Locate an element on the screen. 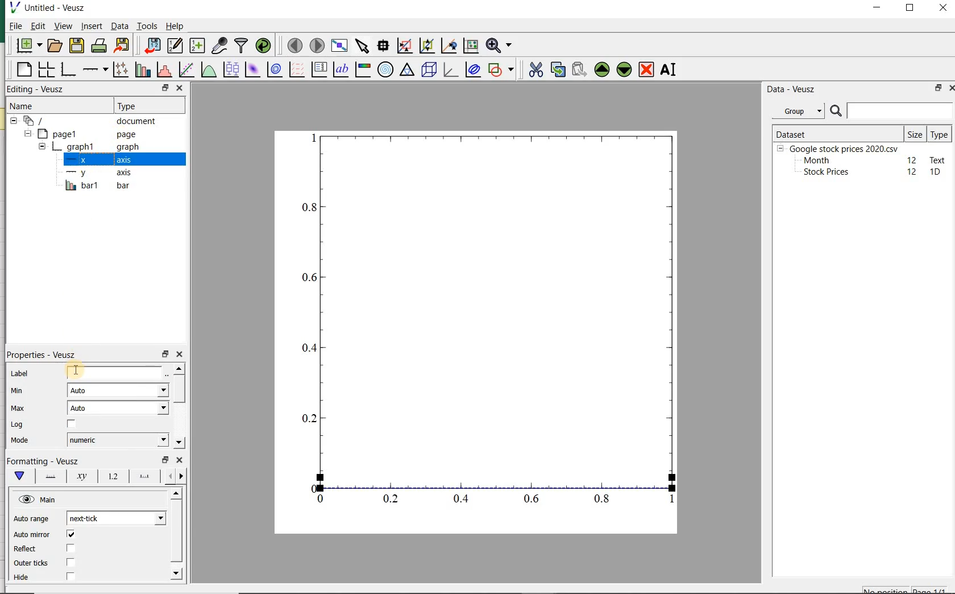 The image size is (955, 594). Main is located at coordinates (38, 500).